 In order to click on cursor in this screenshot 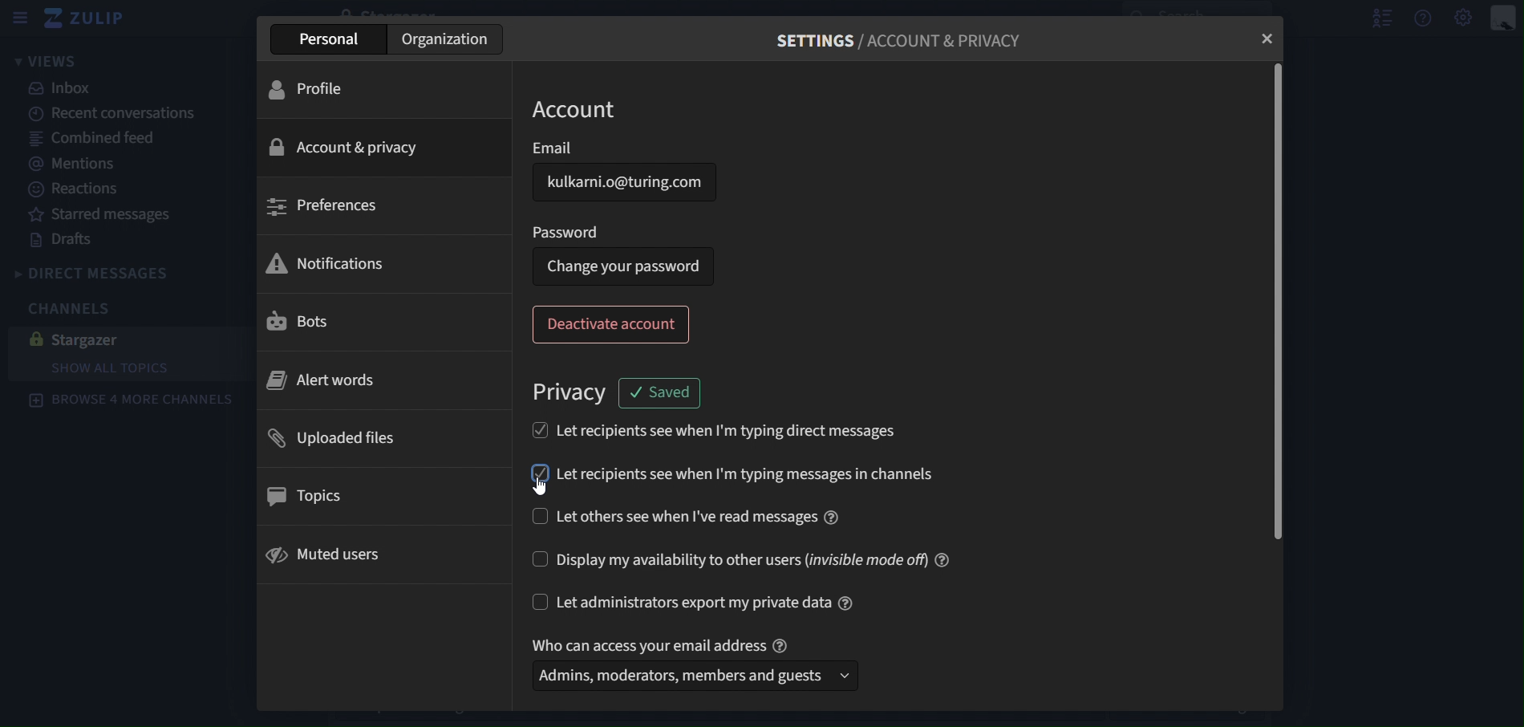, I will do `click(538, 488)`.